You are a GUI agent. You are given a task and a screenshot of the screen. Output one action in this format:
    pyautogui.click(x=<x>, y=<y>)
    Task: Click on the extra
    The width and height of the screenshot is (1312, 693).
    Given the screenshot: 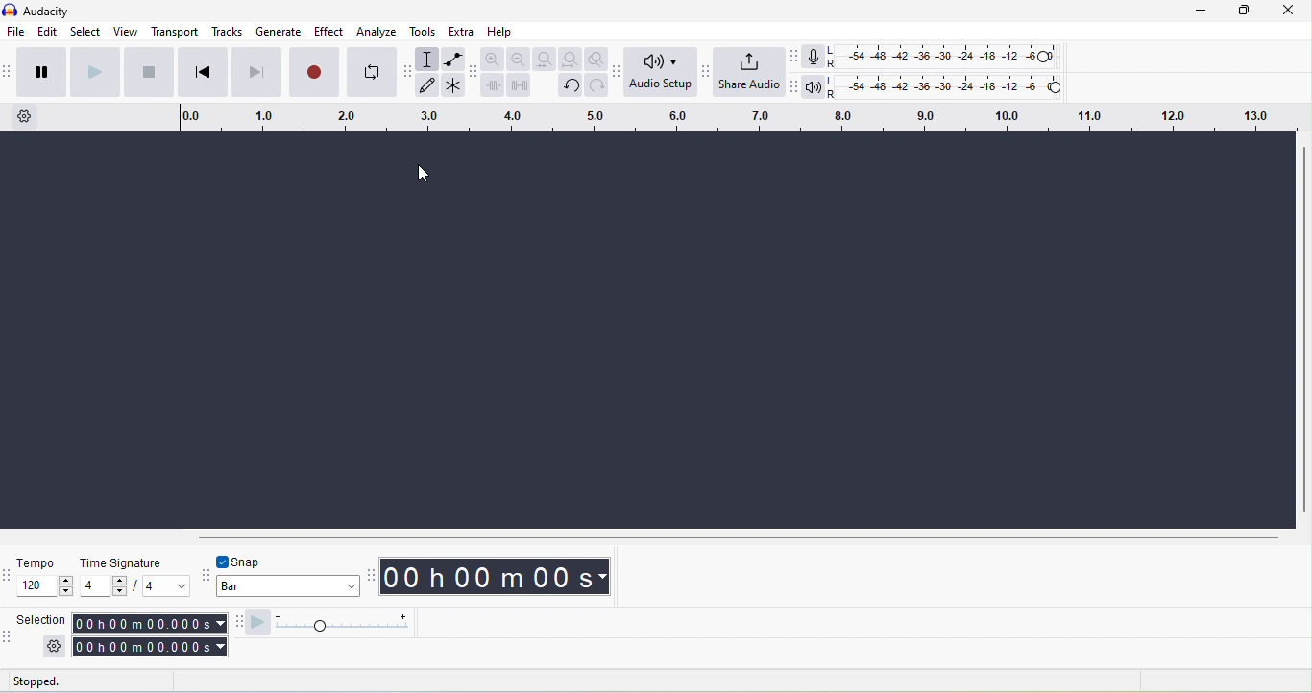 What is the action you would take?
    pyautogui.click(x=460, y=31)
    